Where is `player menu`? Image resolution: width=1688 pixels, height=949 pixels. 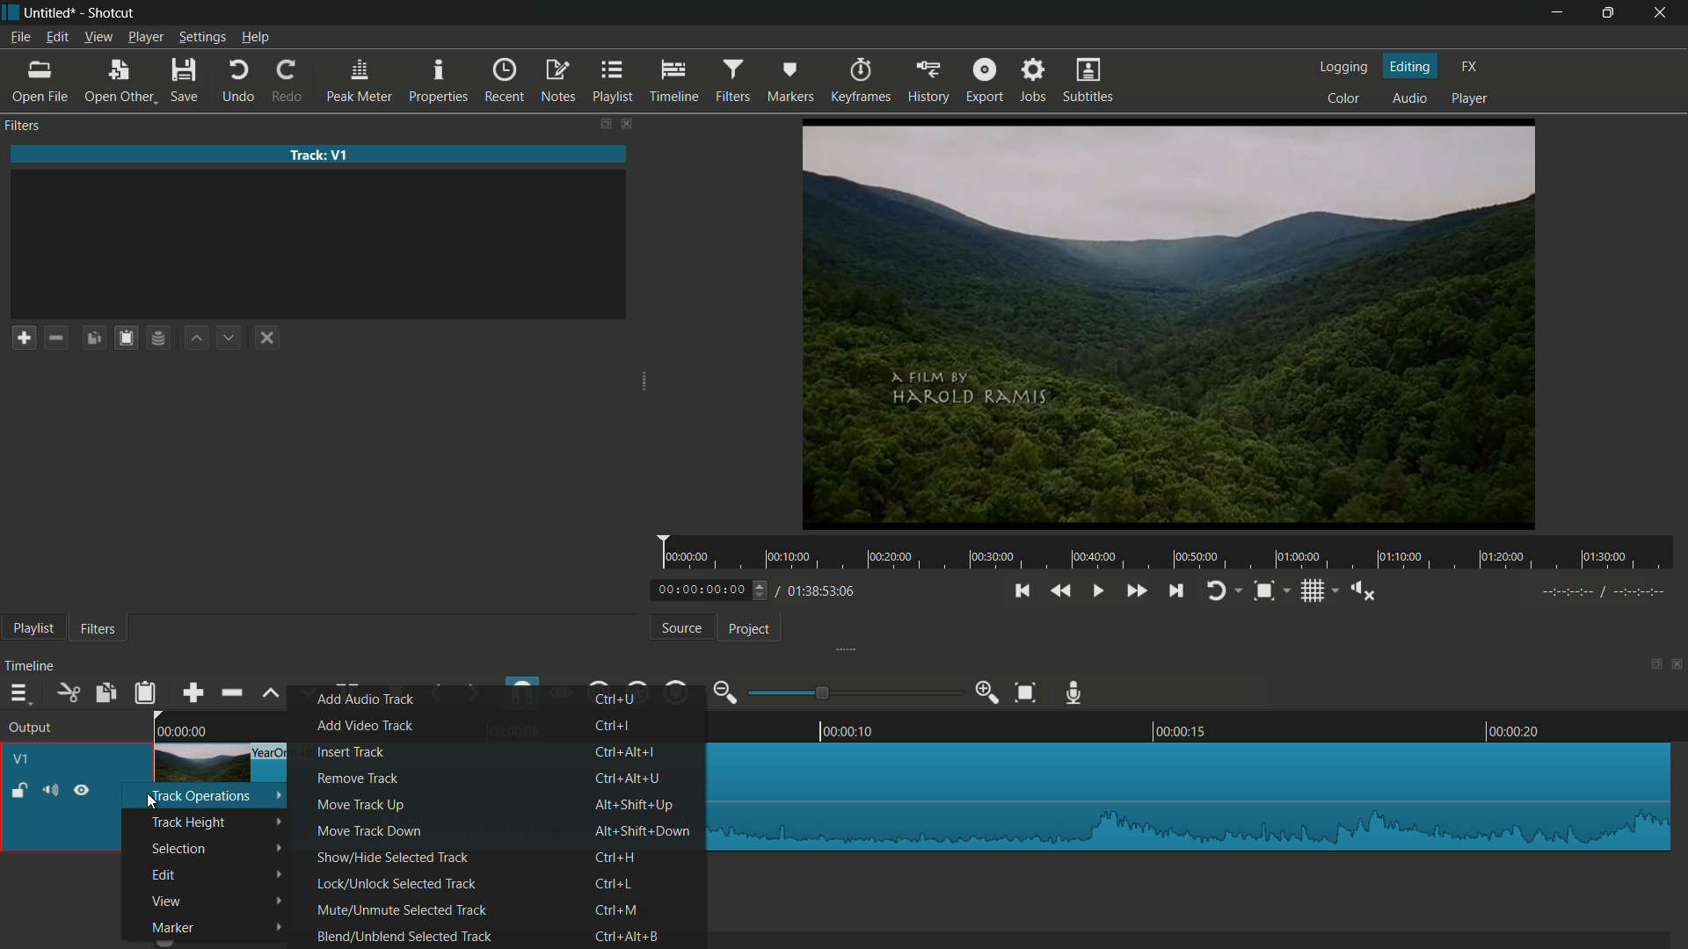 player menu is located at coordinates (146, 37).